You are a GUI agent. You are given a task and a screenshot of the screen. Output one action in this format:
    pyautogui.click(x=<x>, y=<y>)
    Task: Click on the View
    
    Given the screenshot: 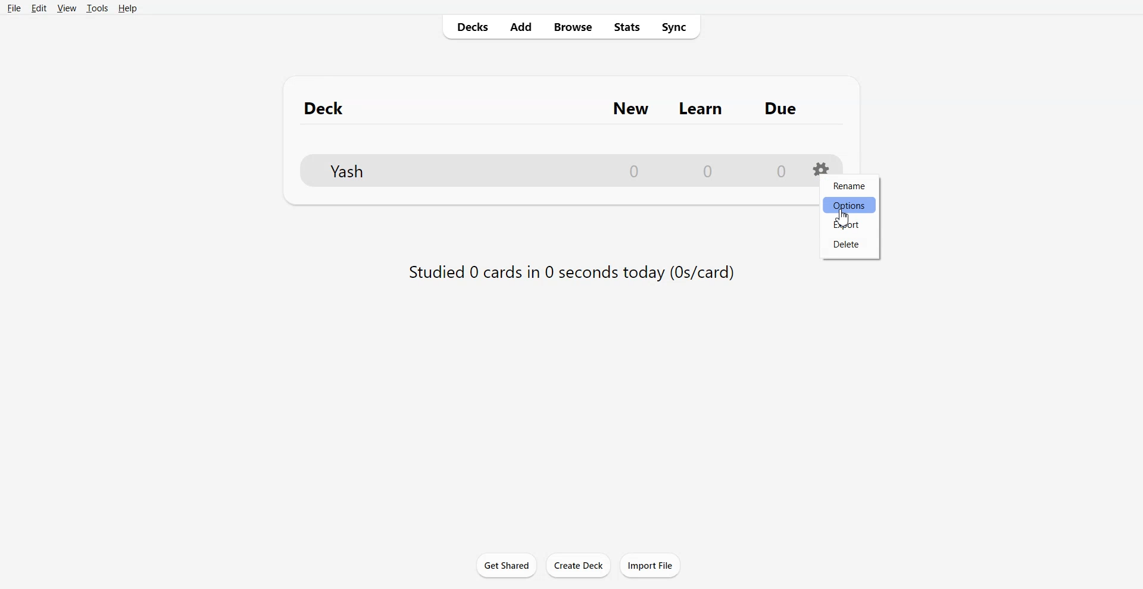 What is the action you would take?
    pyautogui.click(x=66, y=8)
    